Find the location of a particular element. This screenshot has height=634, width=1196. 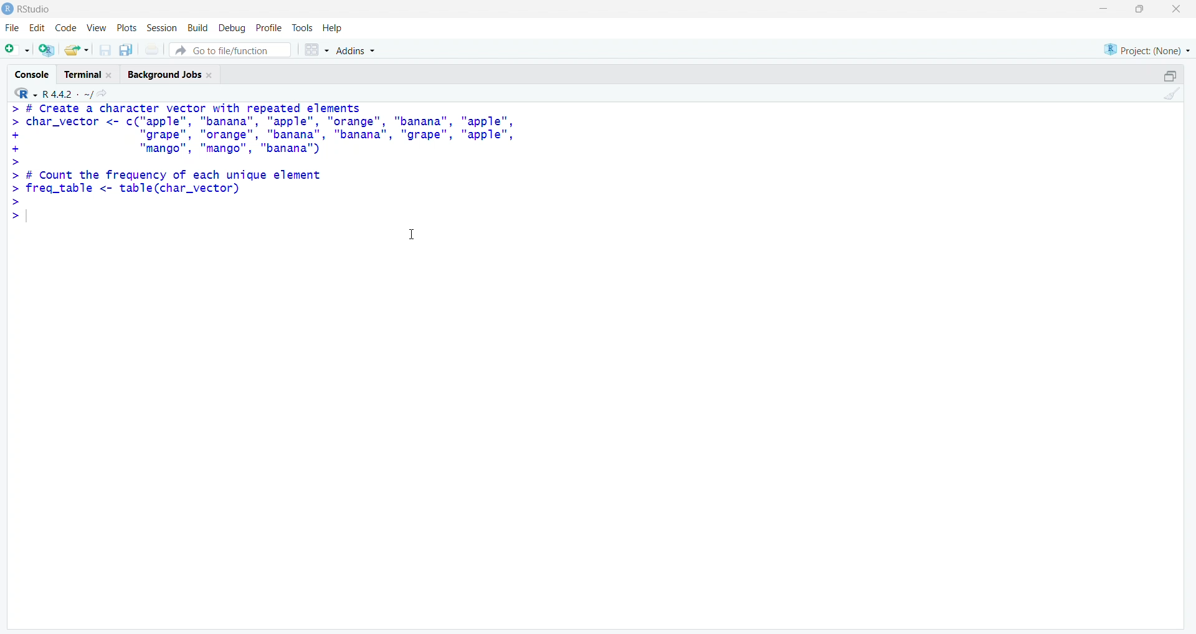

View is located at coordinates (98, 28).